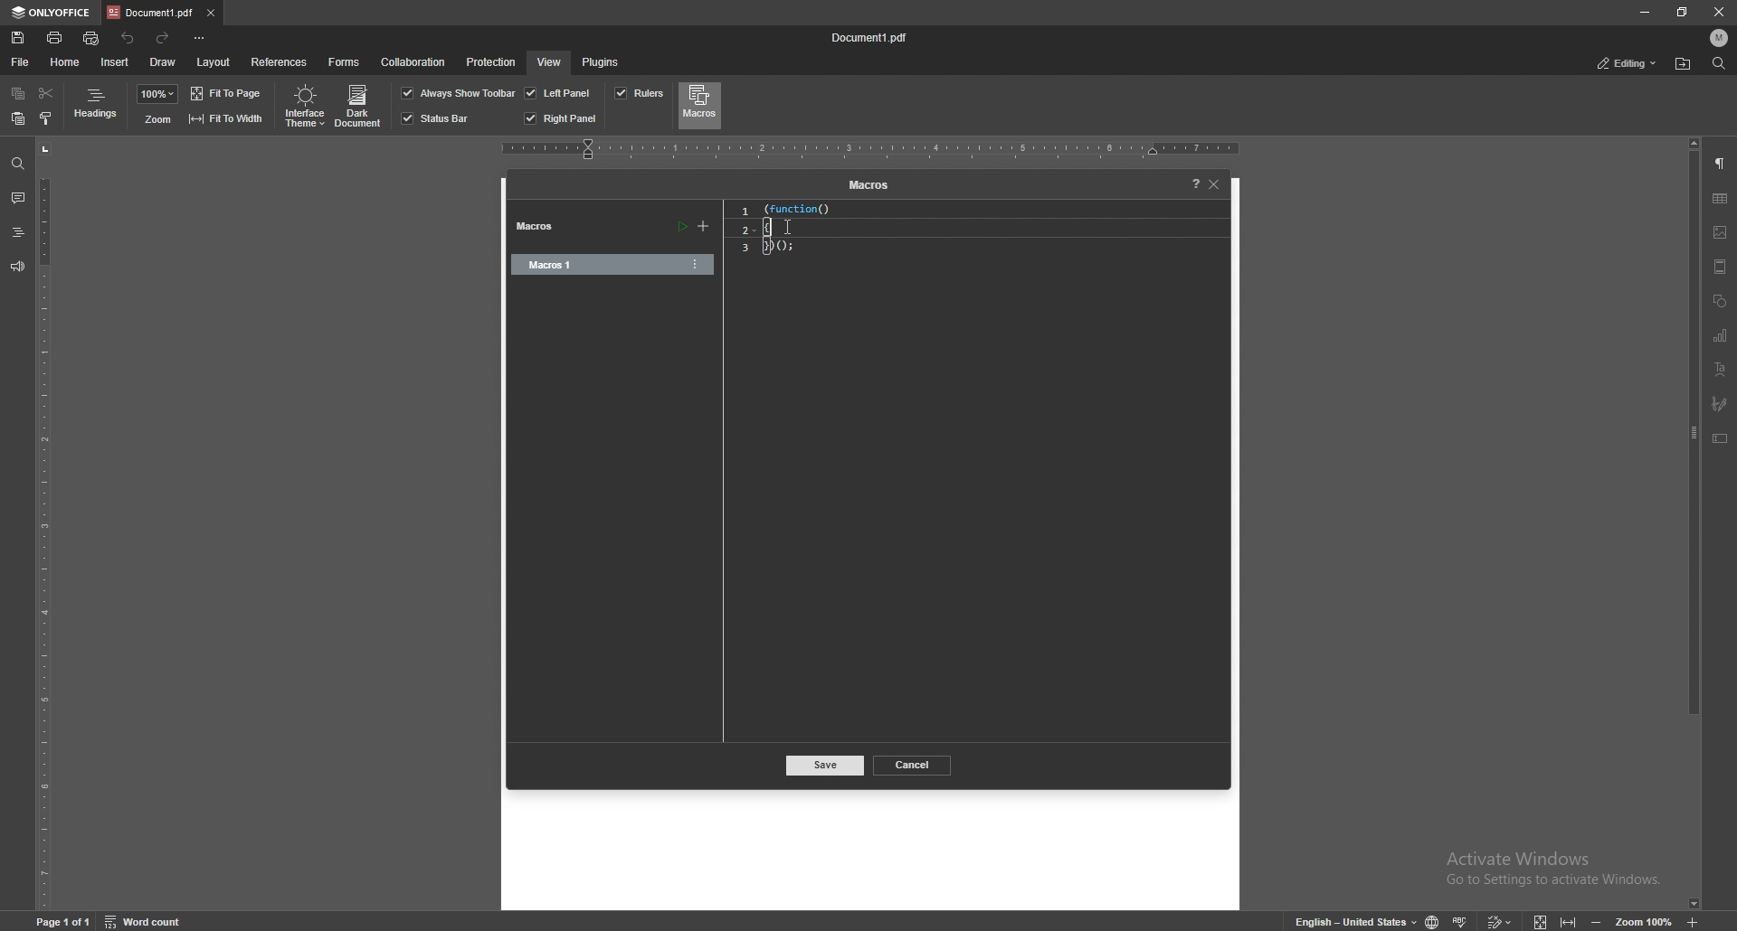 The height and width of the screenshot is (931, 1737). What do you see at coordinates (17, 198) in the screenshot?
I see `comment` at bounding box center [17, 198].